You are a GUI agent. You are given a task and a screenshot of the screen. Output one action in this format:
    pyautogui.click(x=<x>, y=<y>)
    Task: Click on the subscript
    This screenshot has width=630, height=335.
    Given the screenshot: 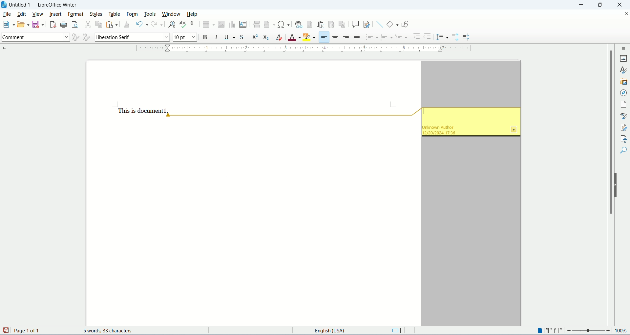 What is the action you would take?
    pyautogui.click(x=266, y=38)
    